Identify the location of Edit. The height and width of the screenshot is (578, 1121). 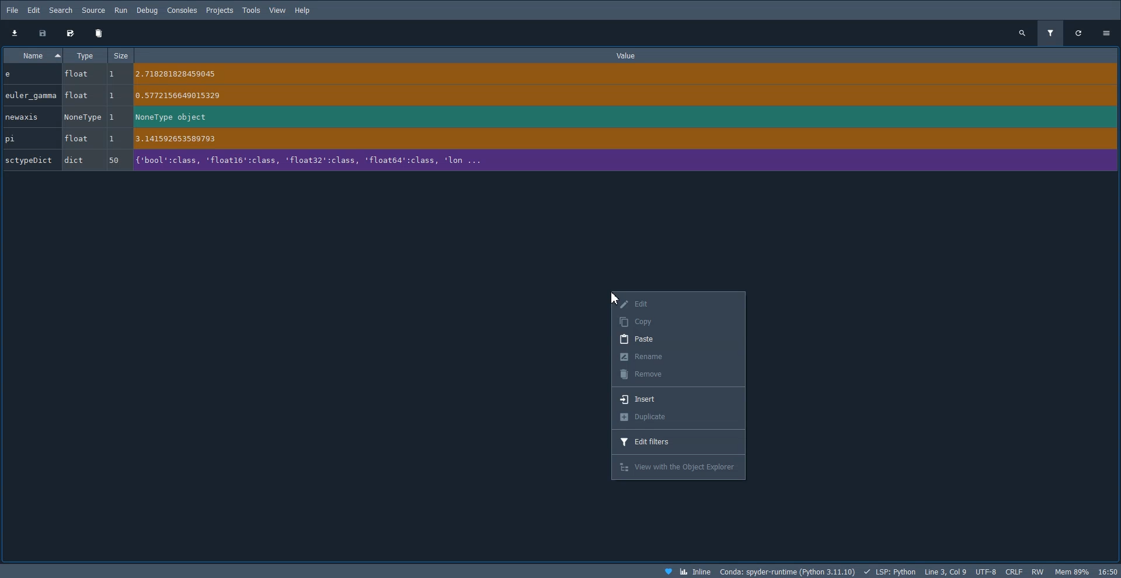
(34, 9).